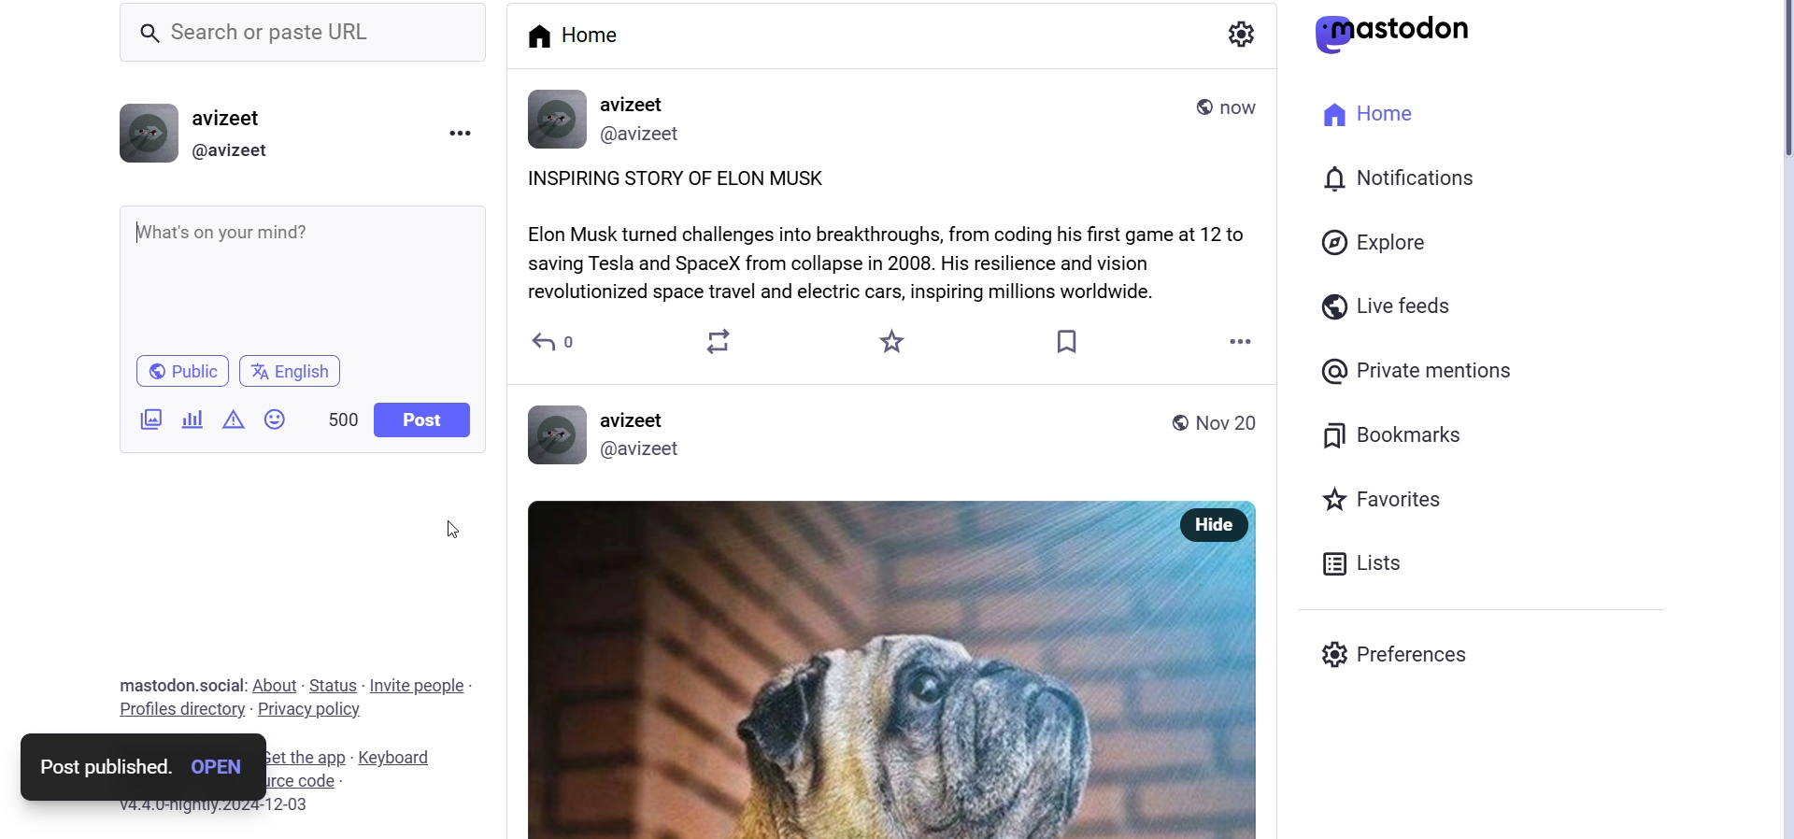 The height and width of the screenshot is (839, 1794). Describe the element at coordinates (1387, 497) in the screenshot. I see `favorites` at that location.